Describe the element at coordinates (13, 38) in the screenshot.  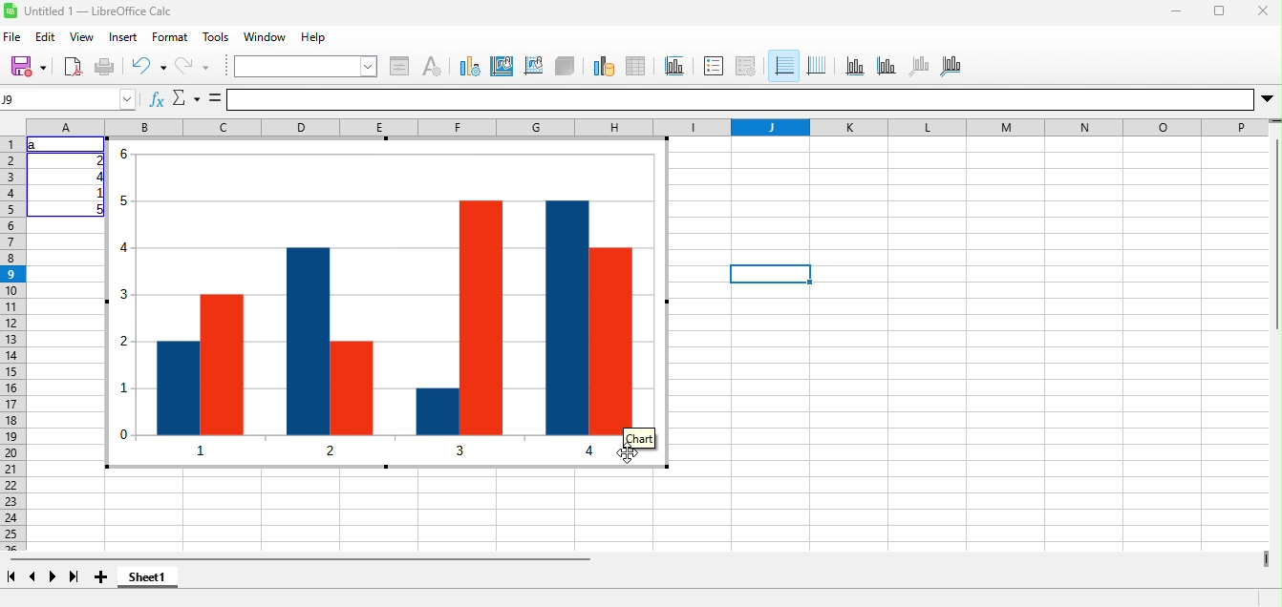
I see `file` at that location.